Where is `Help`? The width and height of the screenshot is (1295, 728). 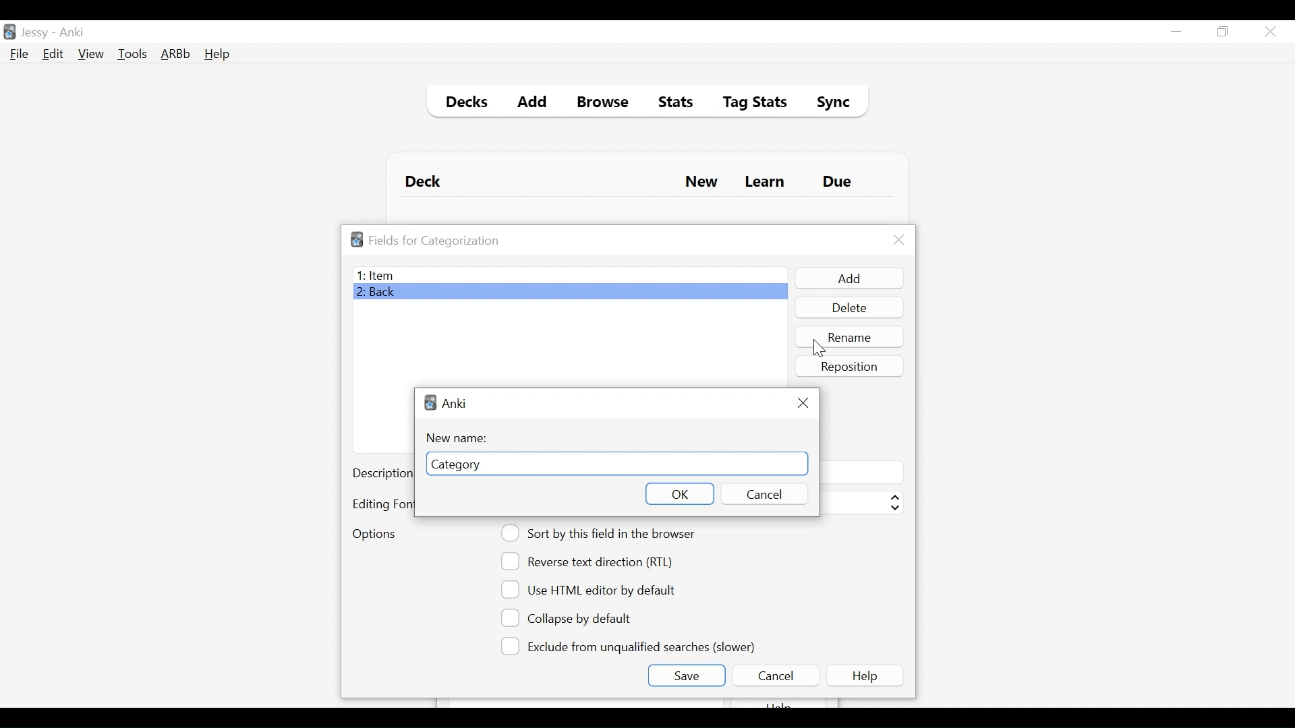
Help is located at coordinates (217, 55).